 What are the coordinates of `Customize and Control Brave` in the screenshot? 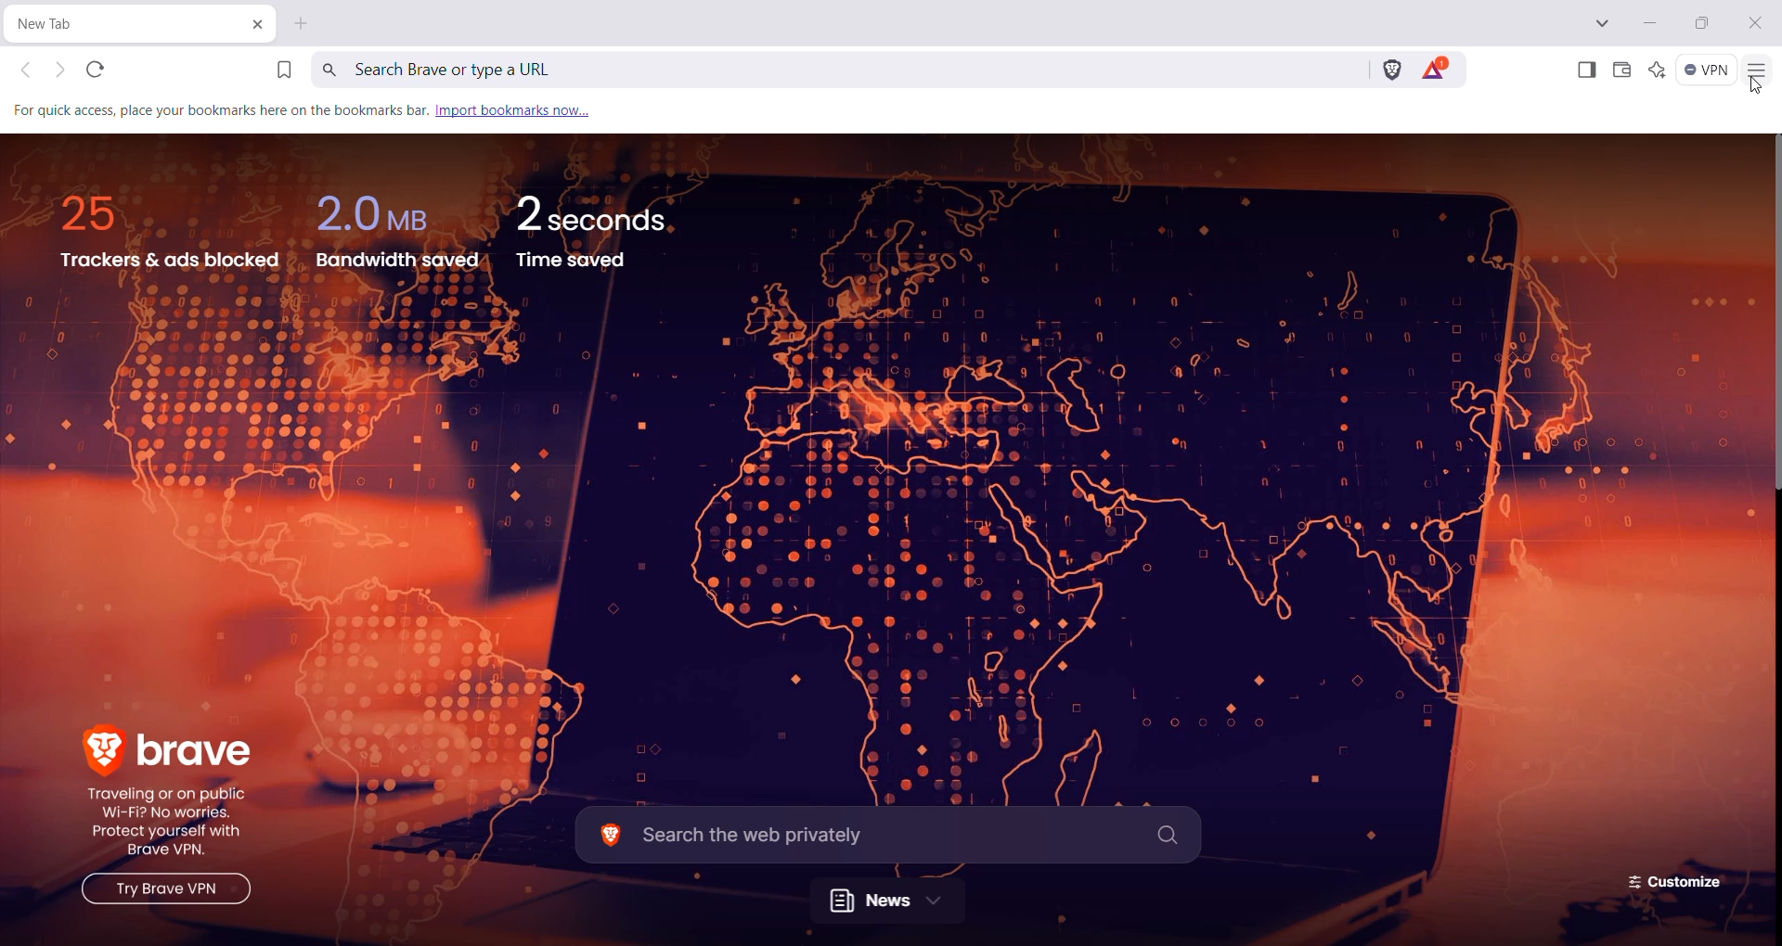 It's located at (1758, 70).